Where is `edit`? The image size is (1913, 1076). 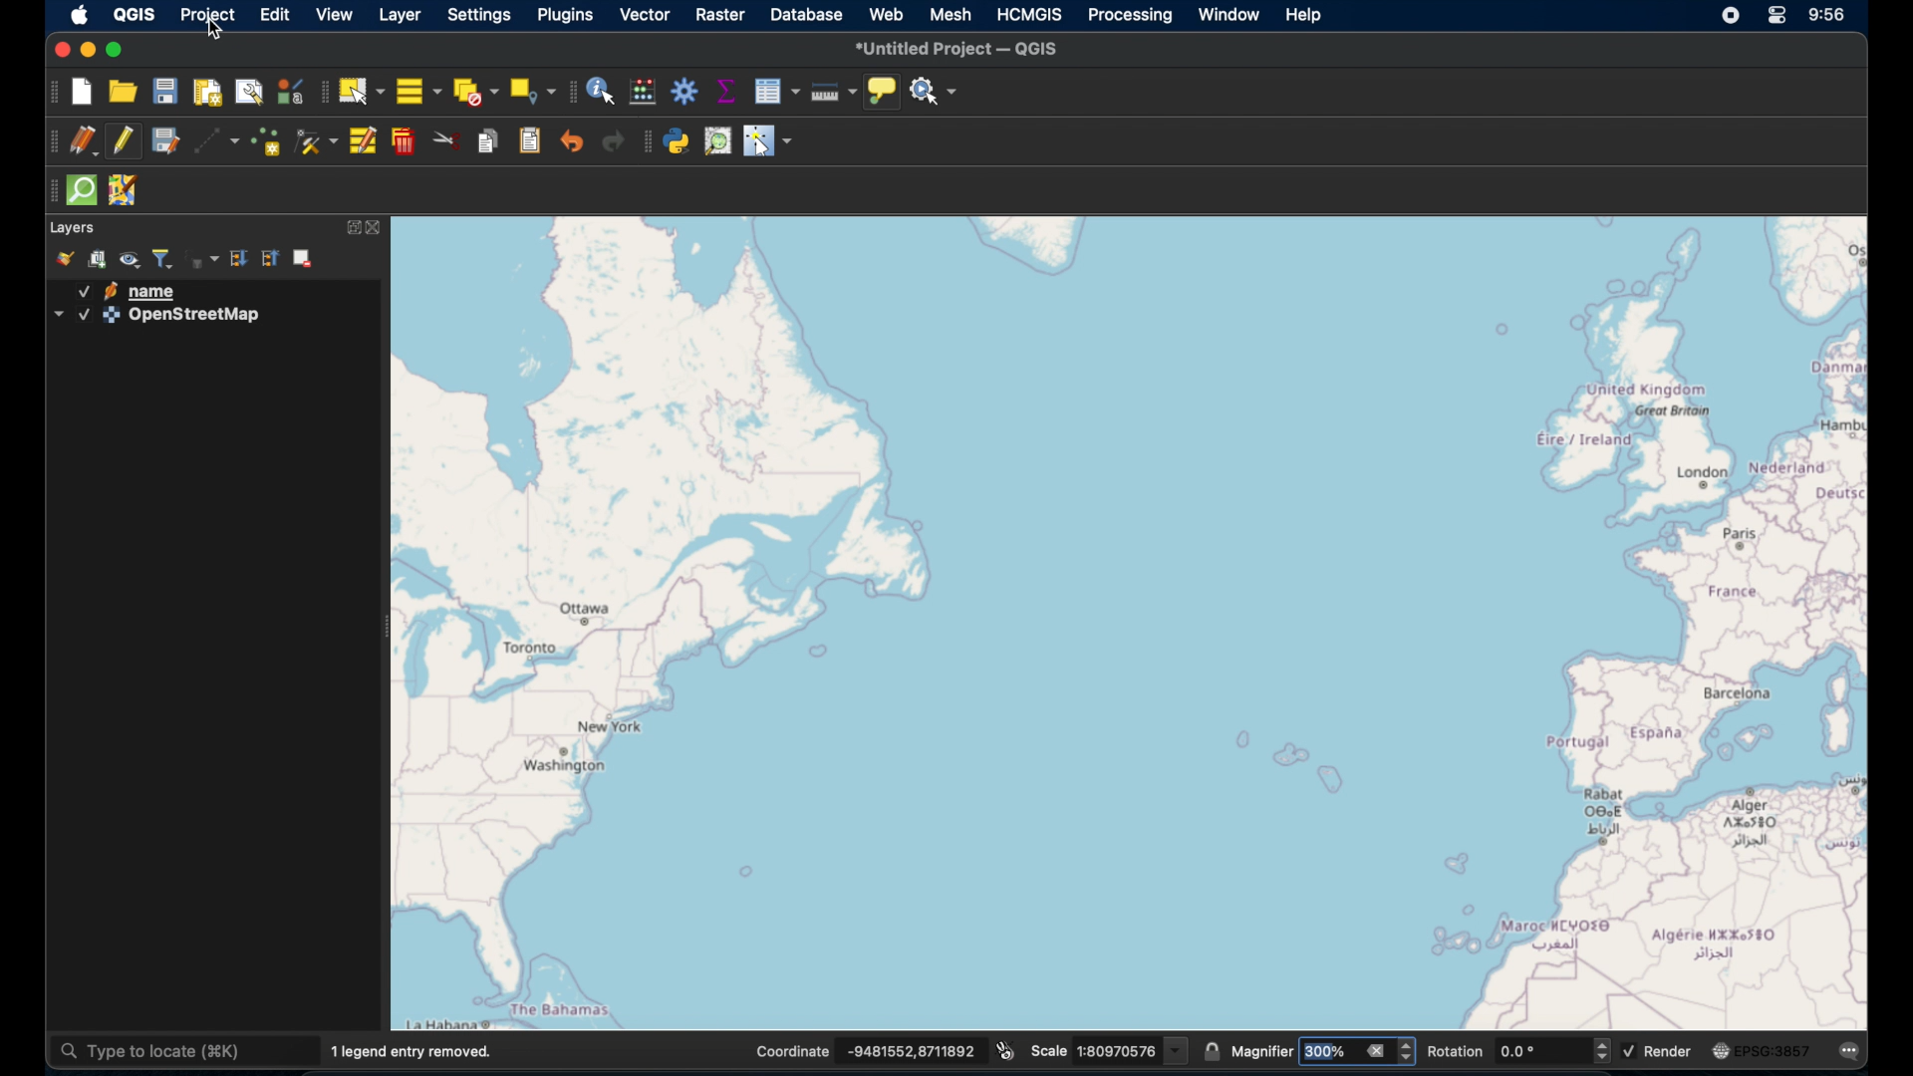
edit is located at coordinates (276, 15).